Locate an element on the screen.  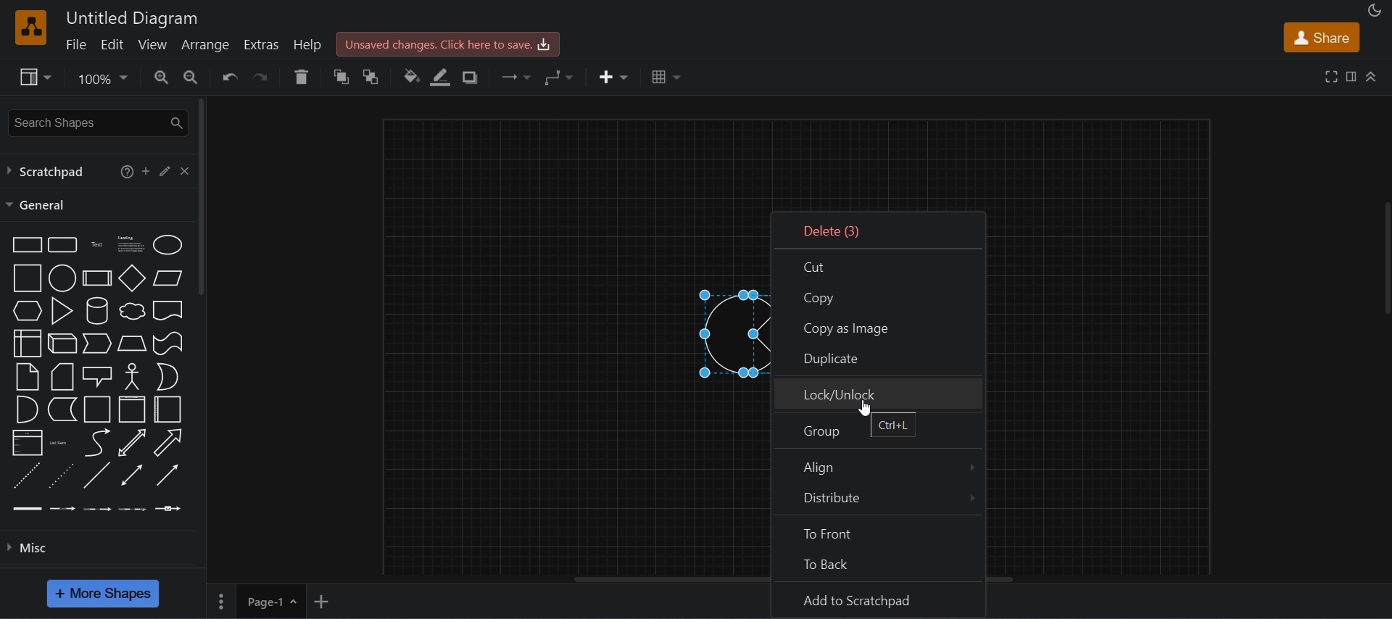
note is located at coordinates (26, 376).